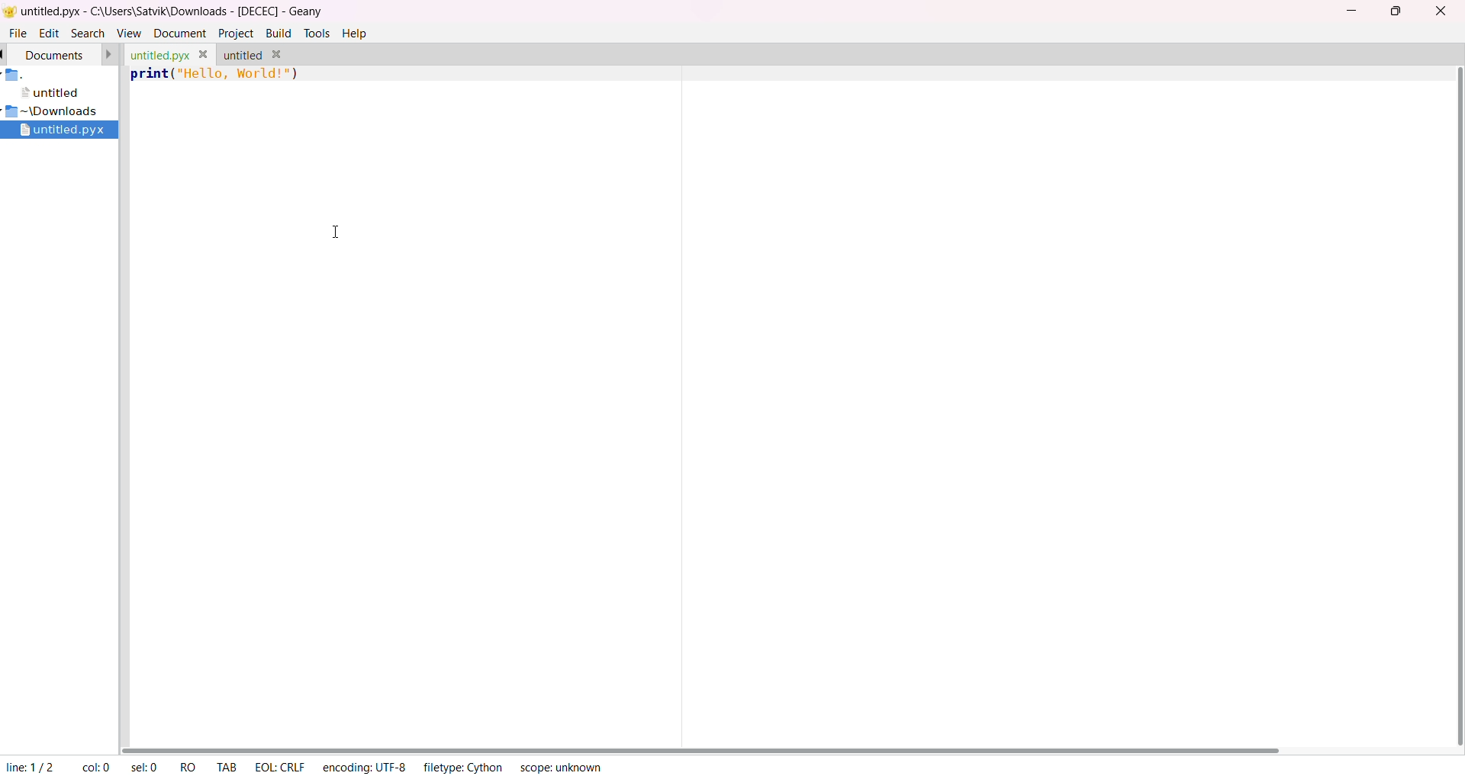 The width and height of the screenshot is (1465, 776). Describe the element at coordinates (141, 767) in the screenshot. I see `sel: 0` at that location.